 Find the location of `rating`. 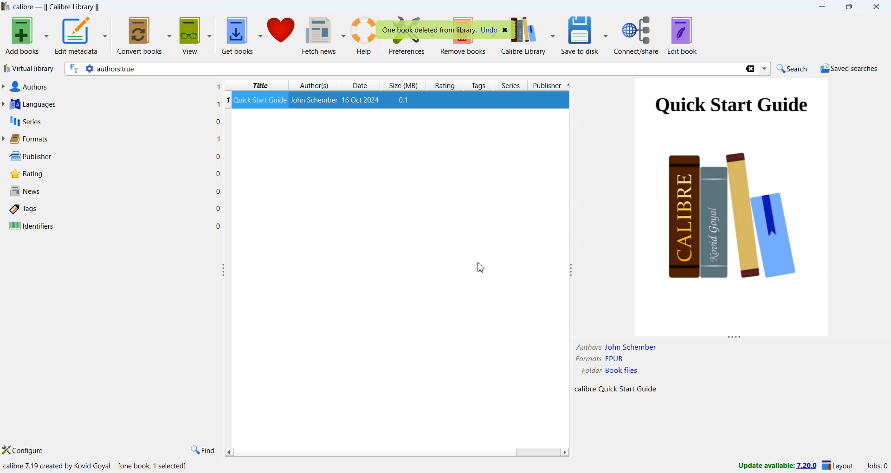

rating is located at coordinates (25, 174).